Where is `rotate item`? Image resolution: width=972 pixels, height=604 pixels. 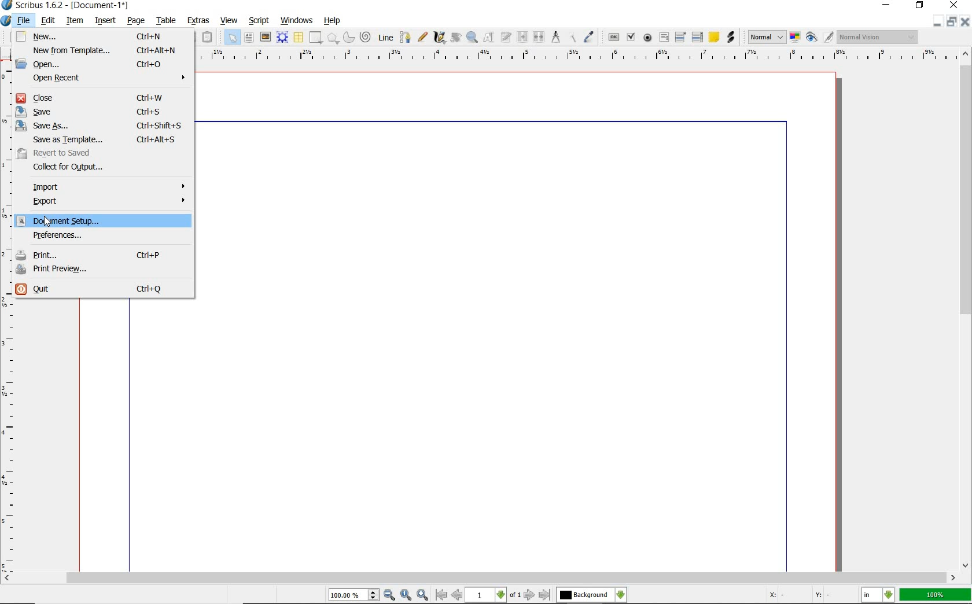
rotate item is located at coordinates (456, 38).